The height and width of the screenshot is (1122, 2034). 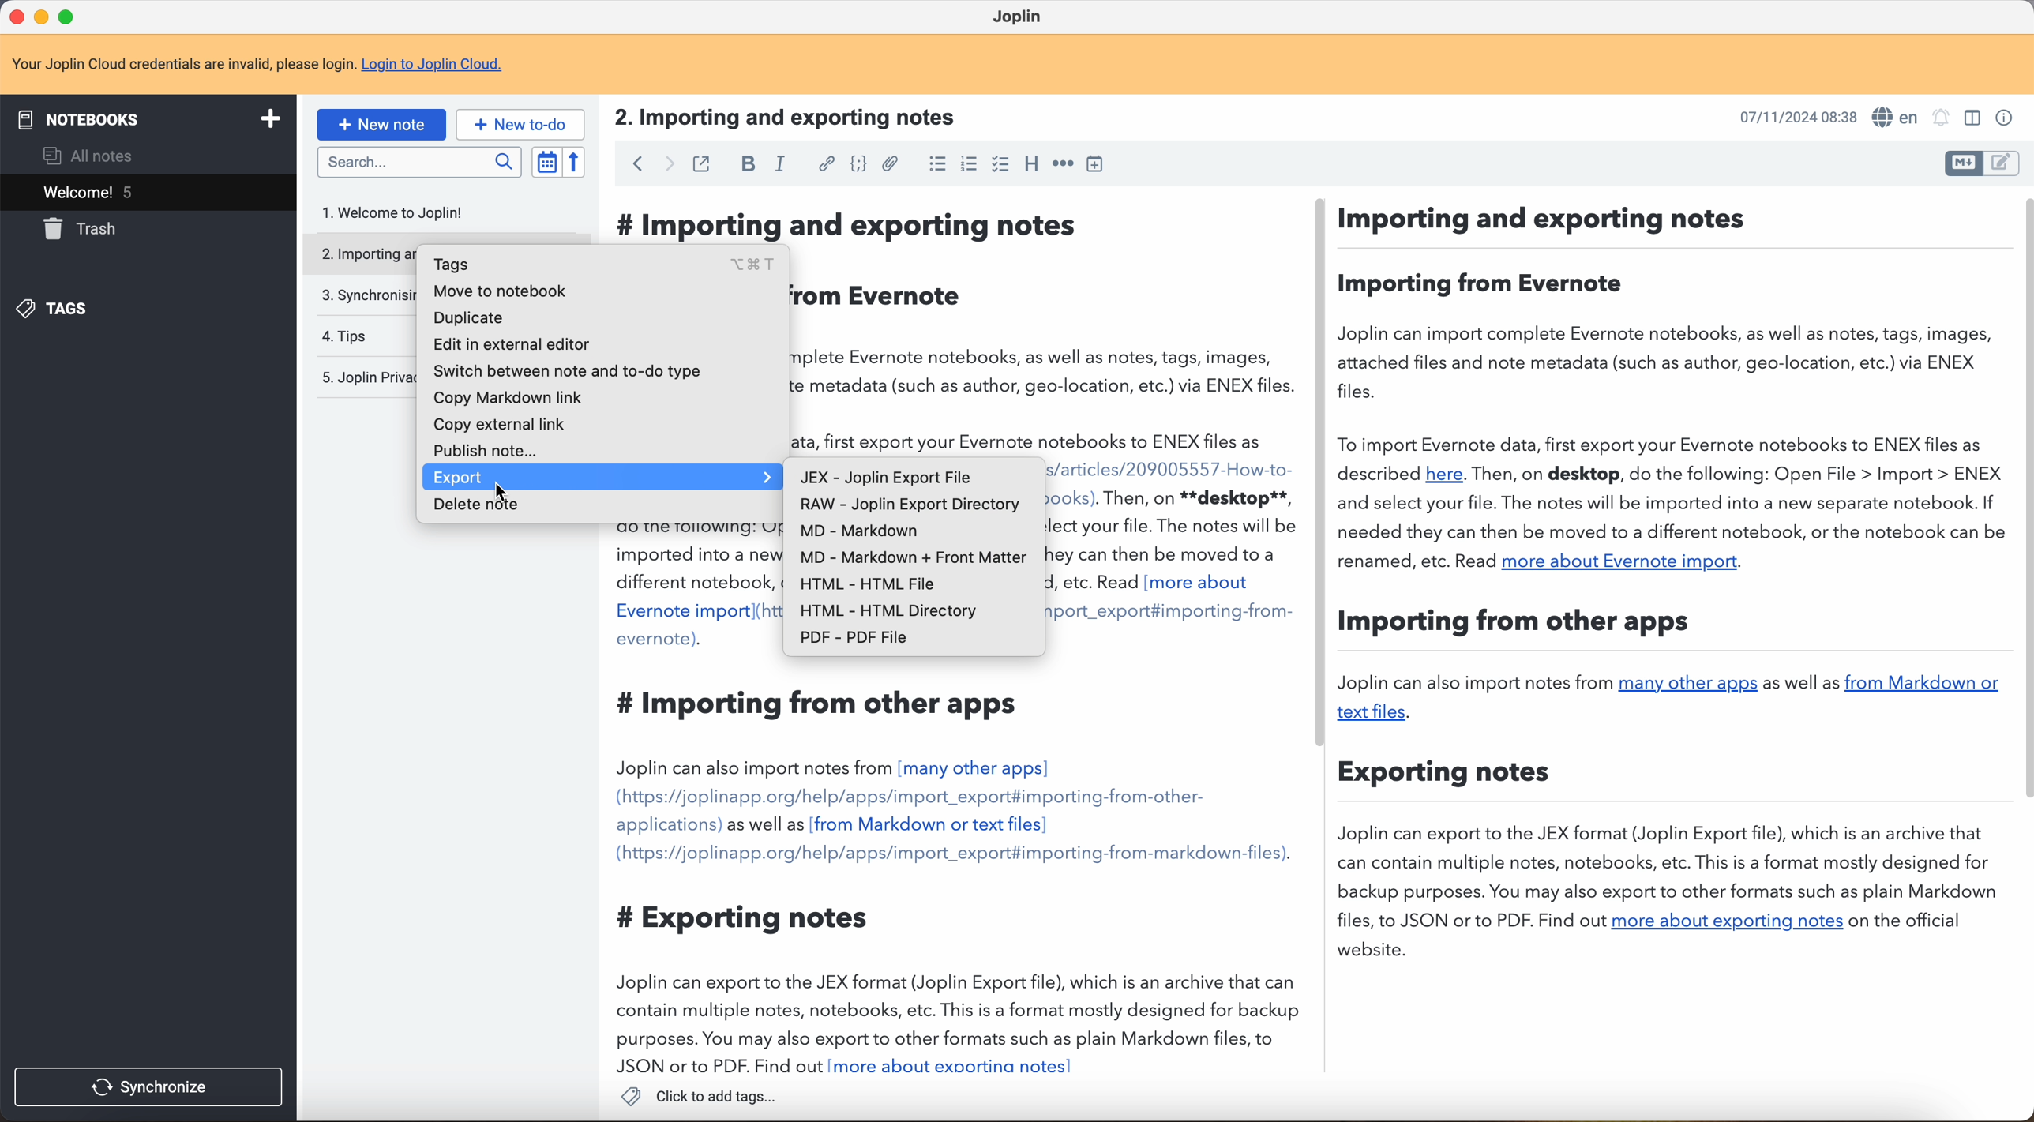 I want to click on delete note, so click(x=486, y=509).